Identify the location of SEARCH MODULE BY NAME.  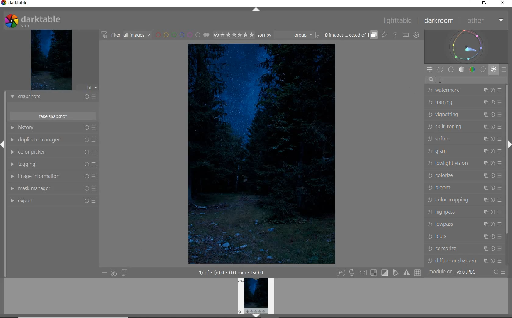
(465, 79).